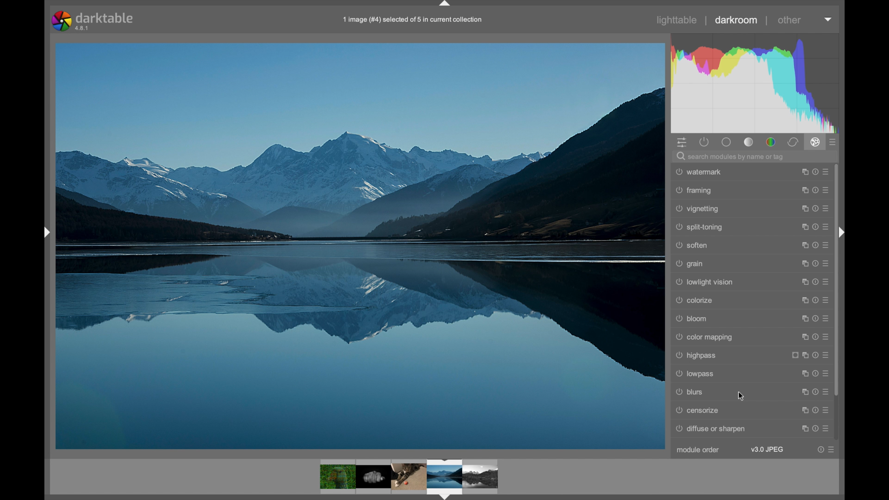  I want to click on highpass, so click(697, 356).